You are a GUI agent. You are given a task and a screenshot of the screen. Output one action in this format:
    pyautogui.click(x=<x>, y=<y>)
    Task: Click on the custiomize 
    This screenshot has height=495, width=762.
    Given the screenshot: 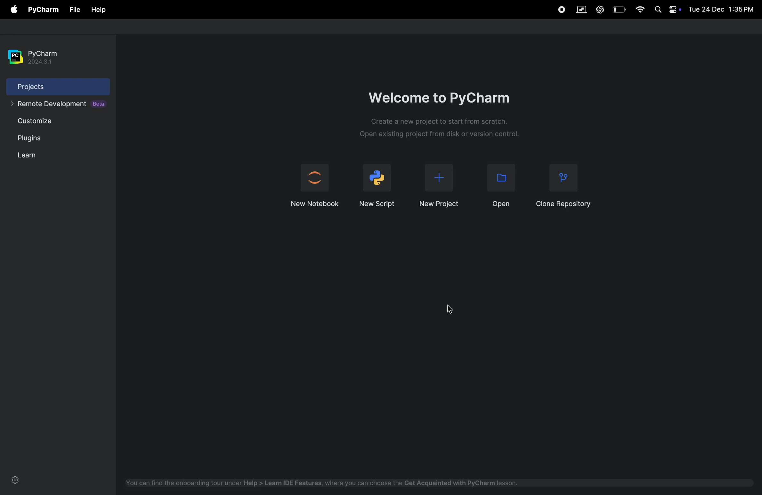 What is the action you would take?
    pyautogui.click(x=46, y=122)
    